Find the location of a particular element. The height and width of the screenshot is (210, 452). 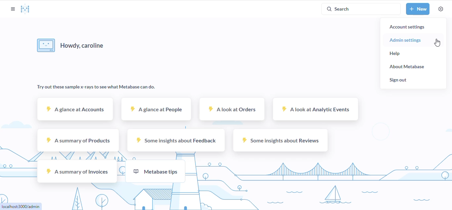

settings is located at coordinates (441, 9).